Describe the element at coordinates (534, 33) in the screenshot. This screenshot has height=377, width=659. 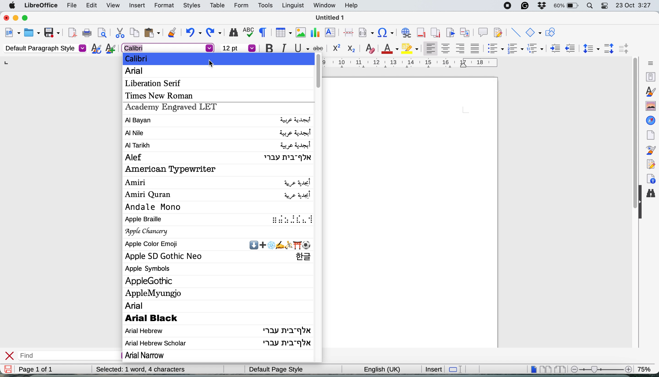
I see `basic shapes` at that location.